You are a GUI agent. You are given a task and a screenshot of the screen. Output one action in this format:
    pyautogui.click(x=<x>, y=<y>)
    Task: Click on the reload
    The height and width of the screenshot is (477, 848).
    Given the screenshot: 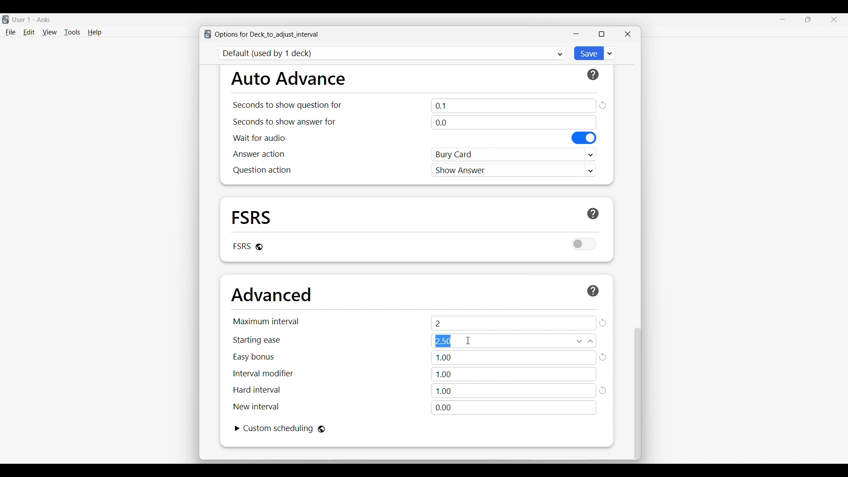 What is the action you would take?
    pyautogui.click(x=602, y=105)
    